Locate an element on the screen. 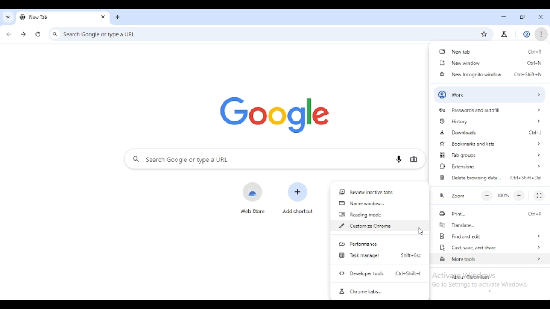 Image resolution: width=550 pixels, height=309 pixels. performance is located at coordinates (357, 244).